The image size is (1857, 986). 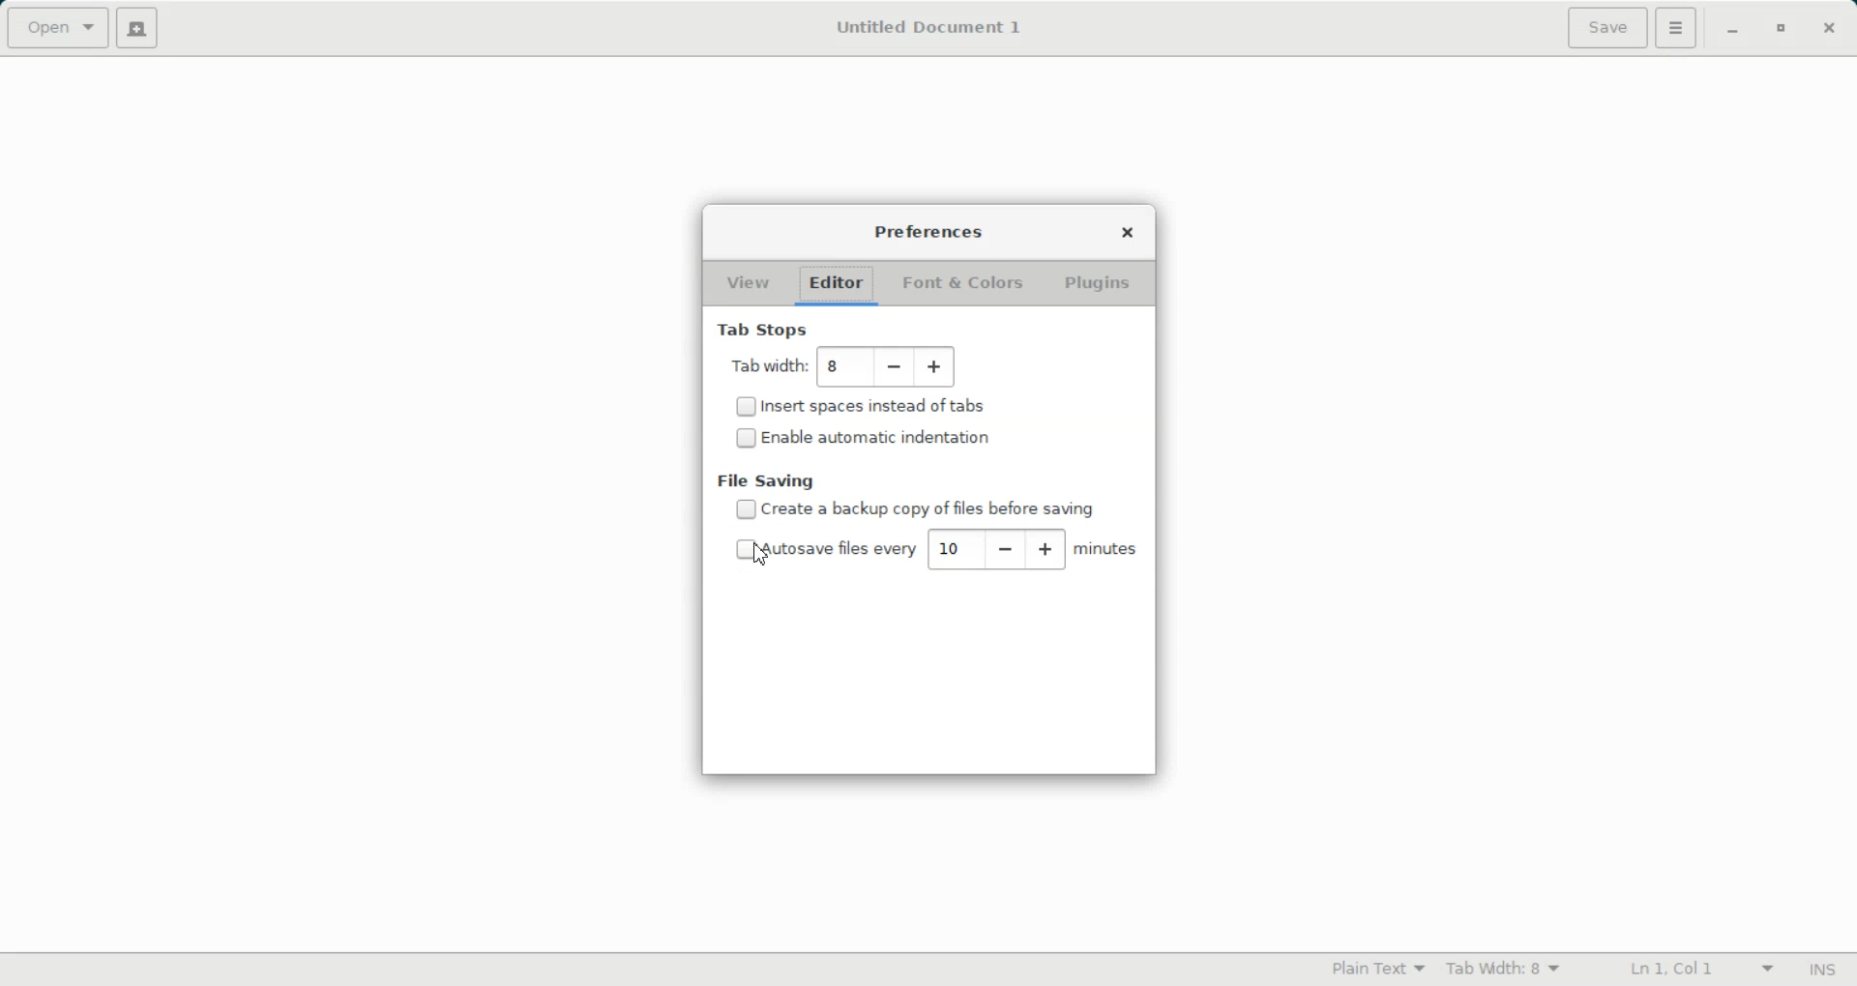 I want to click on Increase, so click(x=1046, y=549).